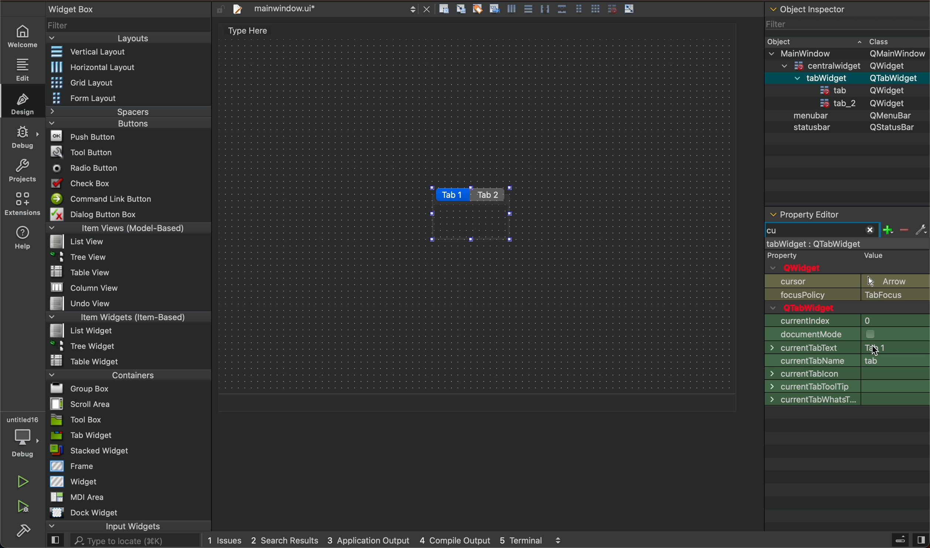  What do you see at coordinates (848, 321) in the screenshot?
I see `geometry` at bounding box center [848, 321].